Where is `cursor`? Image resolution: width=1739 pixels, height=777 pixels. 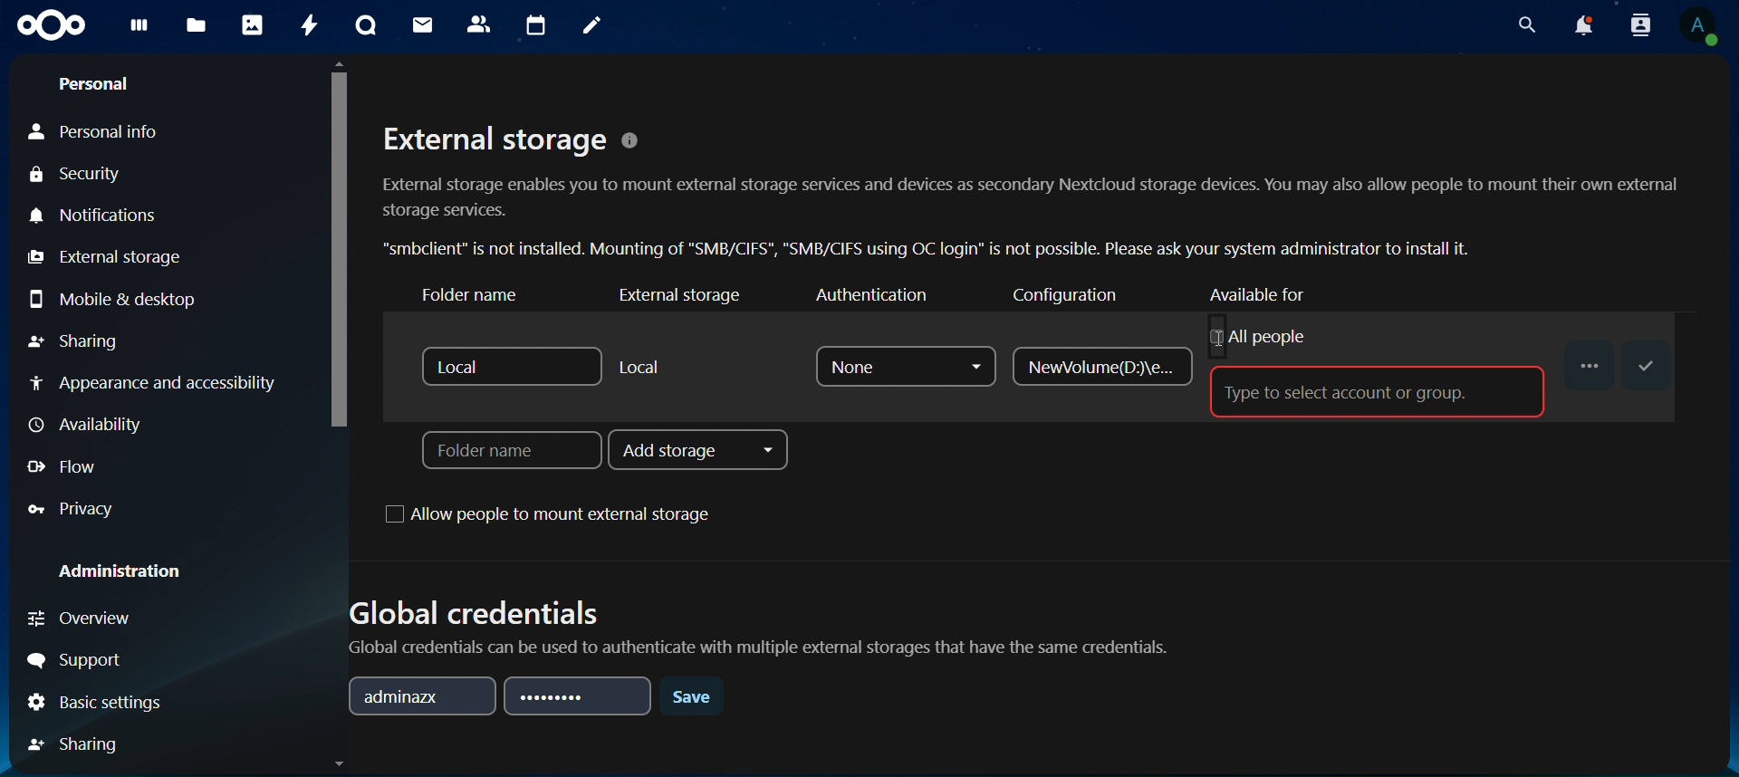
cursor is located at coordinates (338, 245).